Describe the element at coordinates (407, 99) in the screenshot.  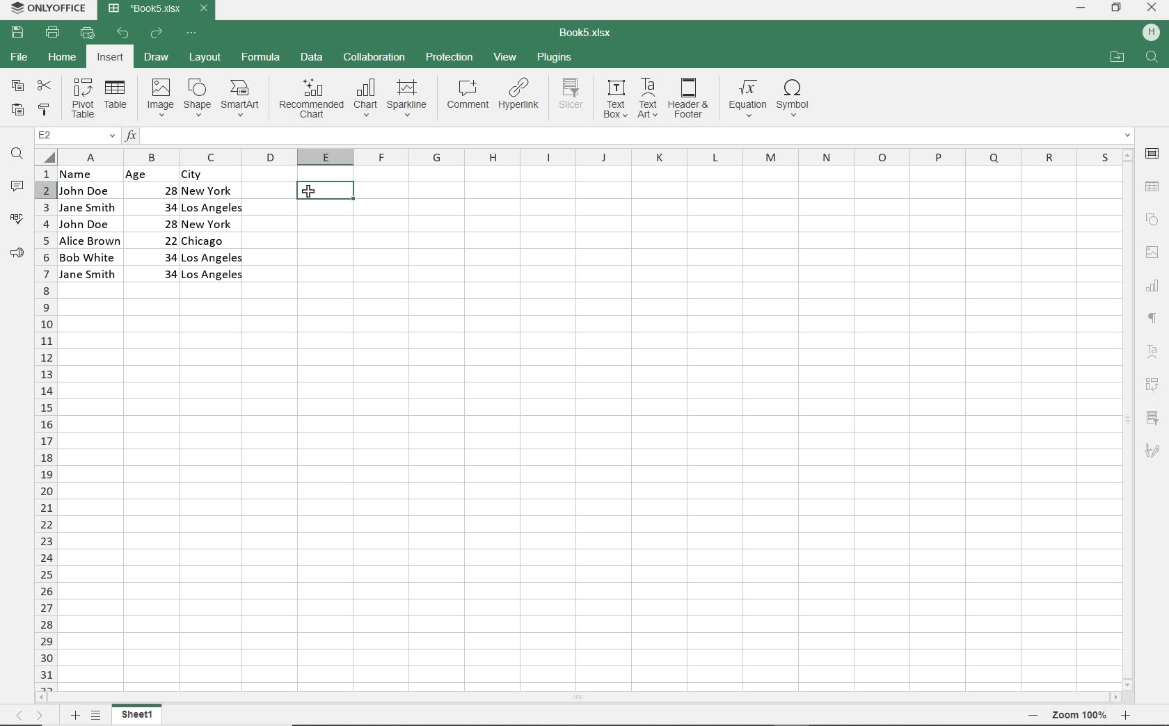
I see `SPARKLINE` at that location.